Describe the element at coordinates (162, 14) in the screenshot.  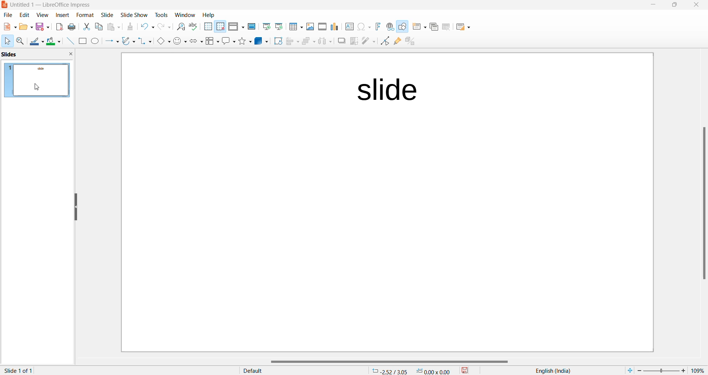
I see `tools` at that location.